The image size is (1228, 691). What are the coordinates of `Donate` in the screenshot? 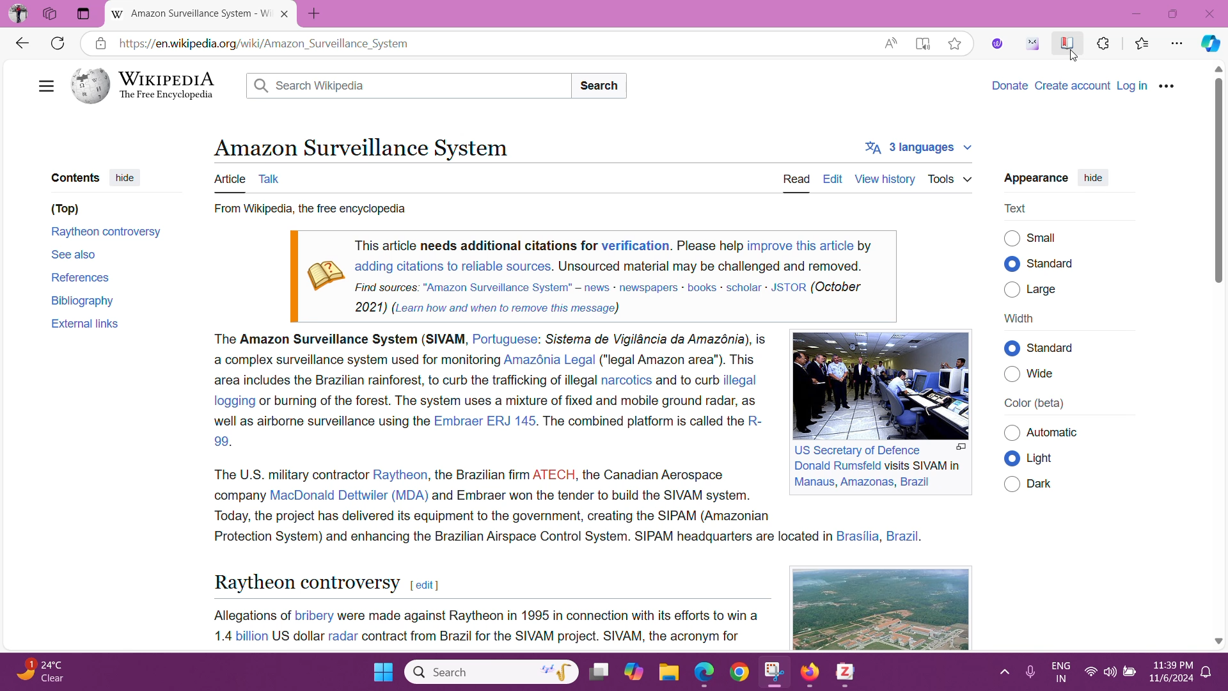 It's located at (1009, 84).